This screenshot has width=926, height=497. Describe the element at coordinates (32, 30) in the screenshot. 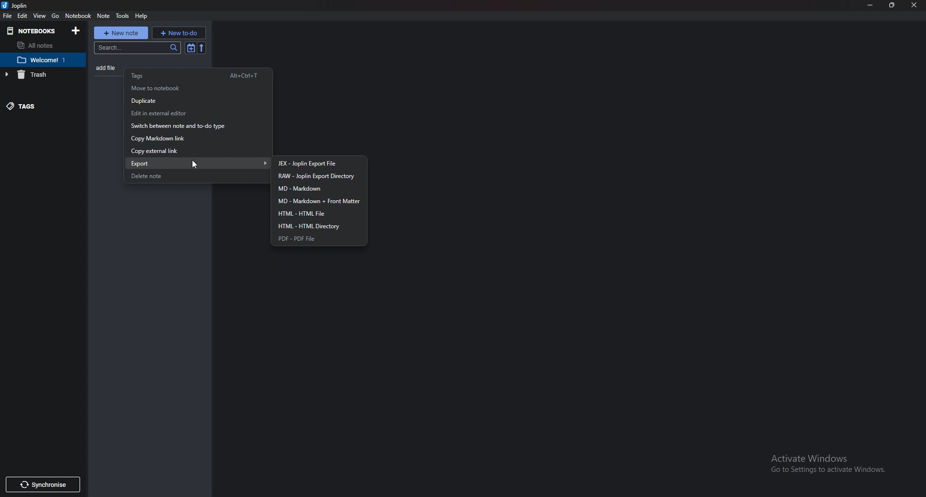

I see `Notebooks` at that location.